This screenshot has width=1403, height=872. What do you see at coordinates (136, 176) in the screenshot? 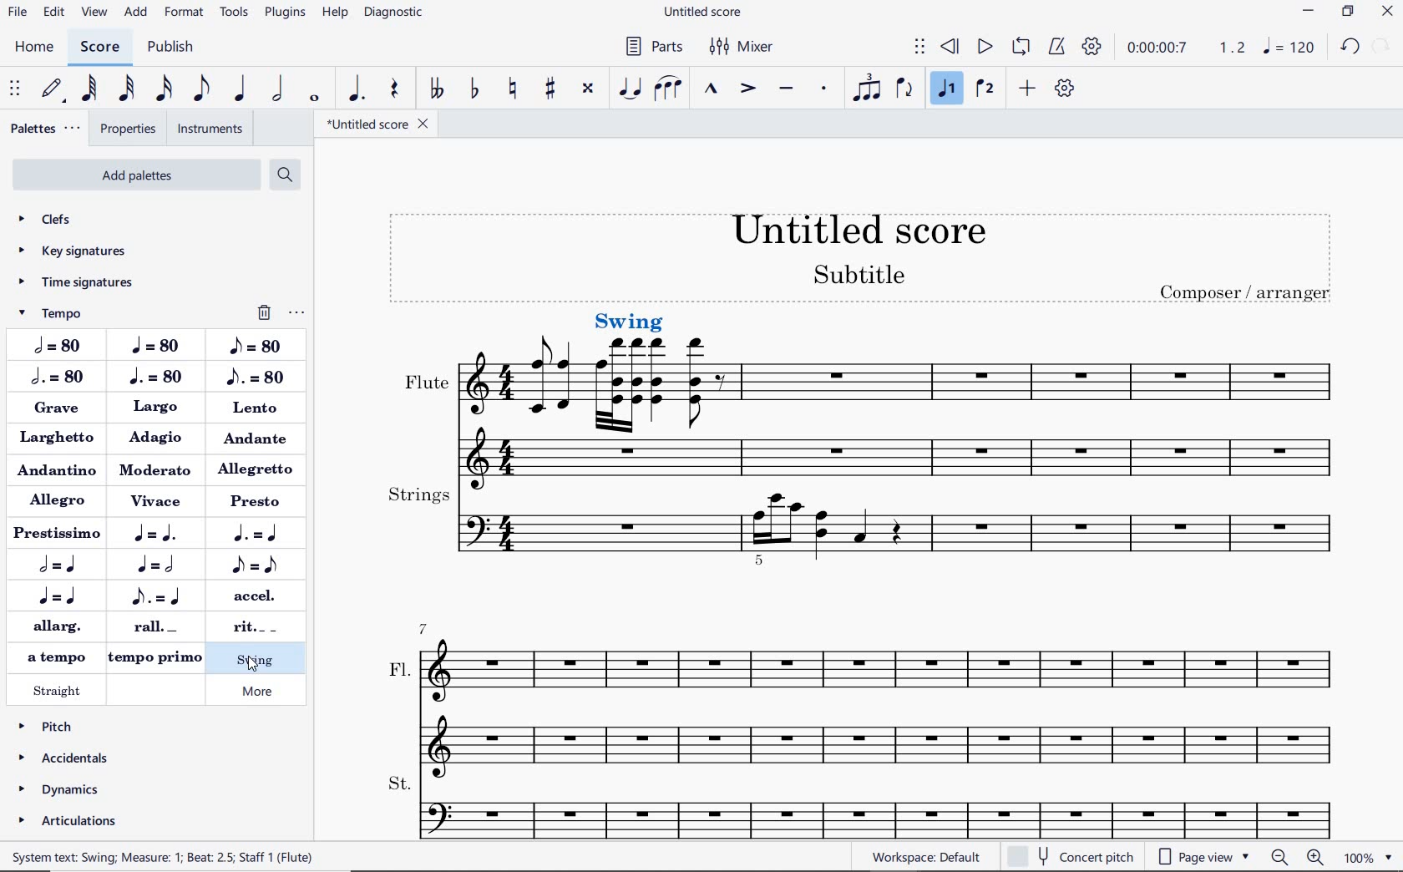
I see `add palettes` at bounding box center [136, 176].